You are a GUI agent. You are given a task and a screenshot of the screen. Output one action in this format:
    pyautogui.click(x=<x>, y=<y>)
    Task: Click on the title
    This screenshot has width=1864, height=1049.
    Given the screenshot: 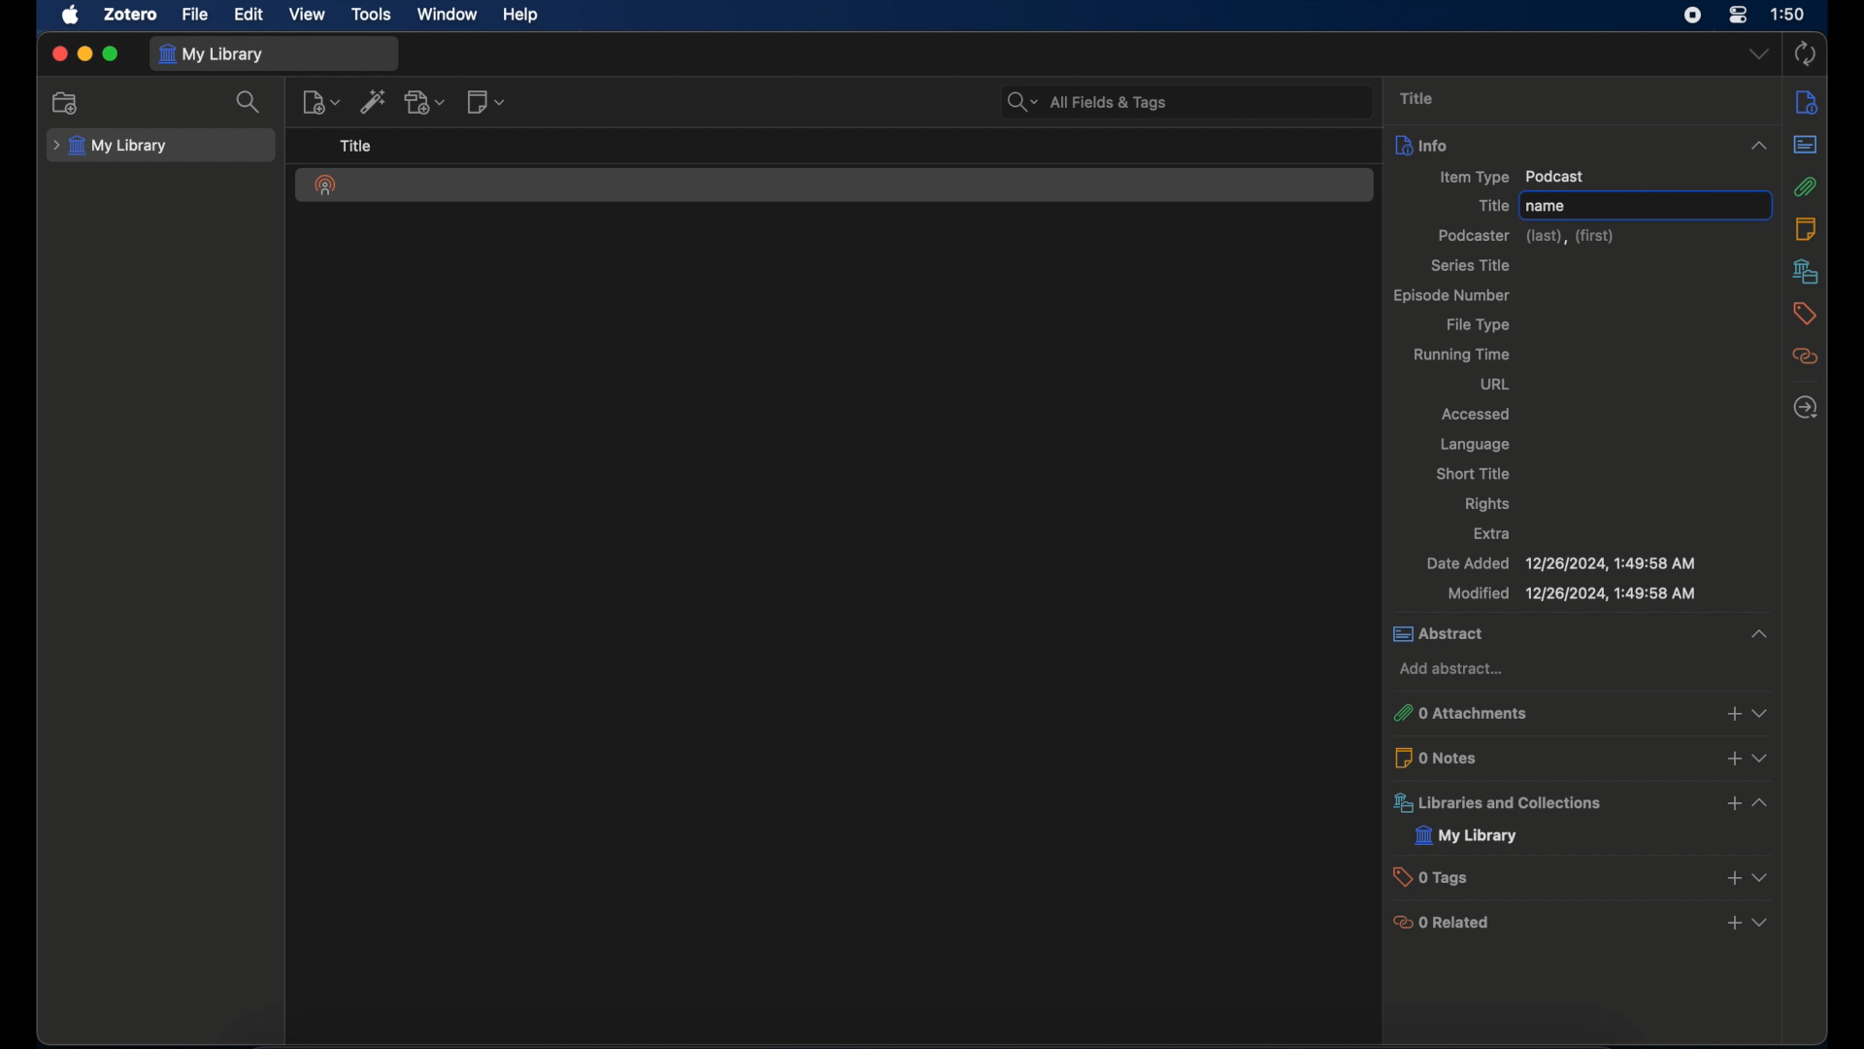 What is the action you would take?
    pyautogui.click(x=1491, y=205)
    